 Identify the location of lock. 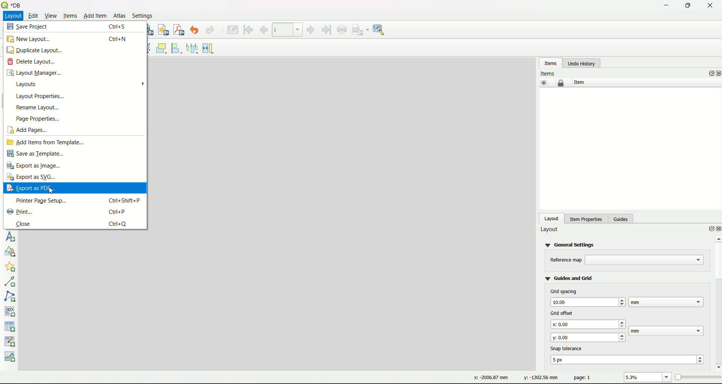
(561, 83).